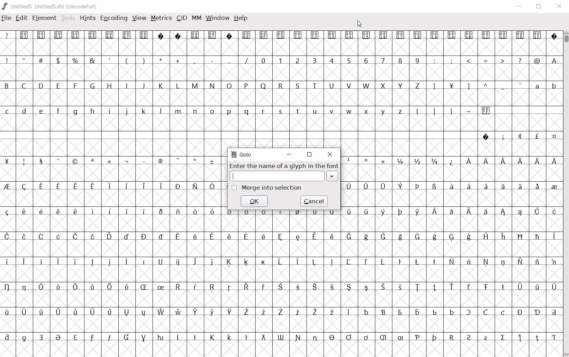 This screenshot has width=569, height=357. Describe the element at coordinates (519, 287) in the screenshot. I see `Symbol` at that location.